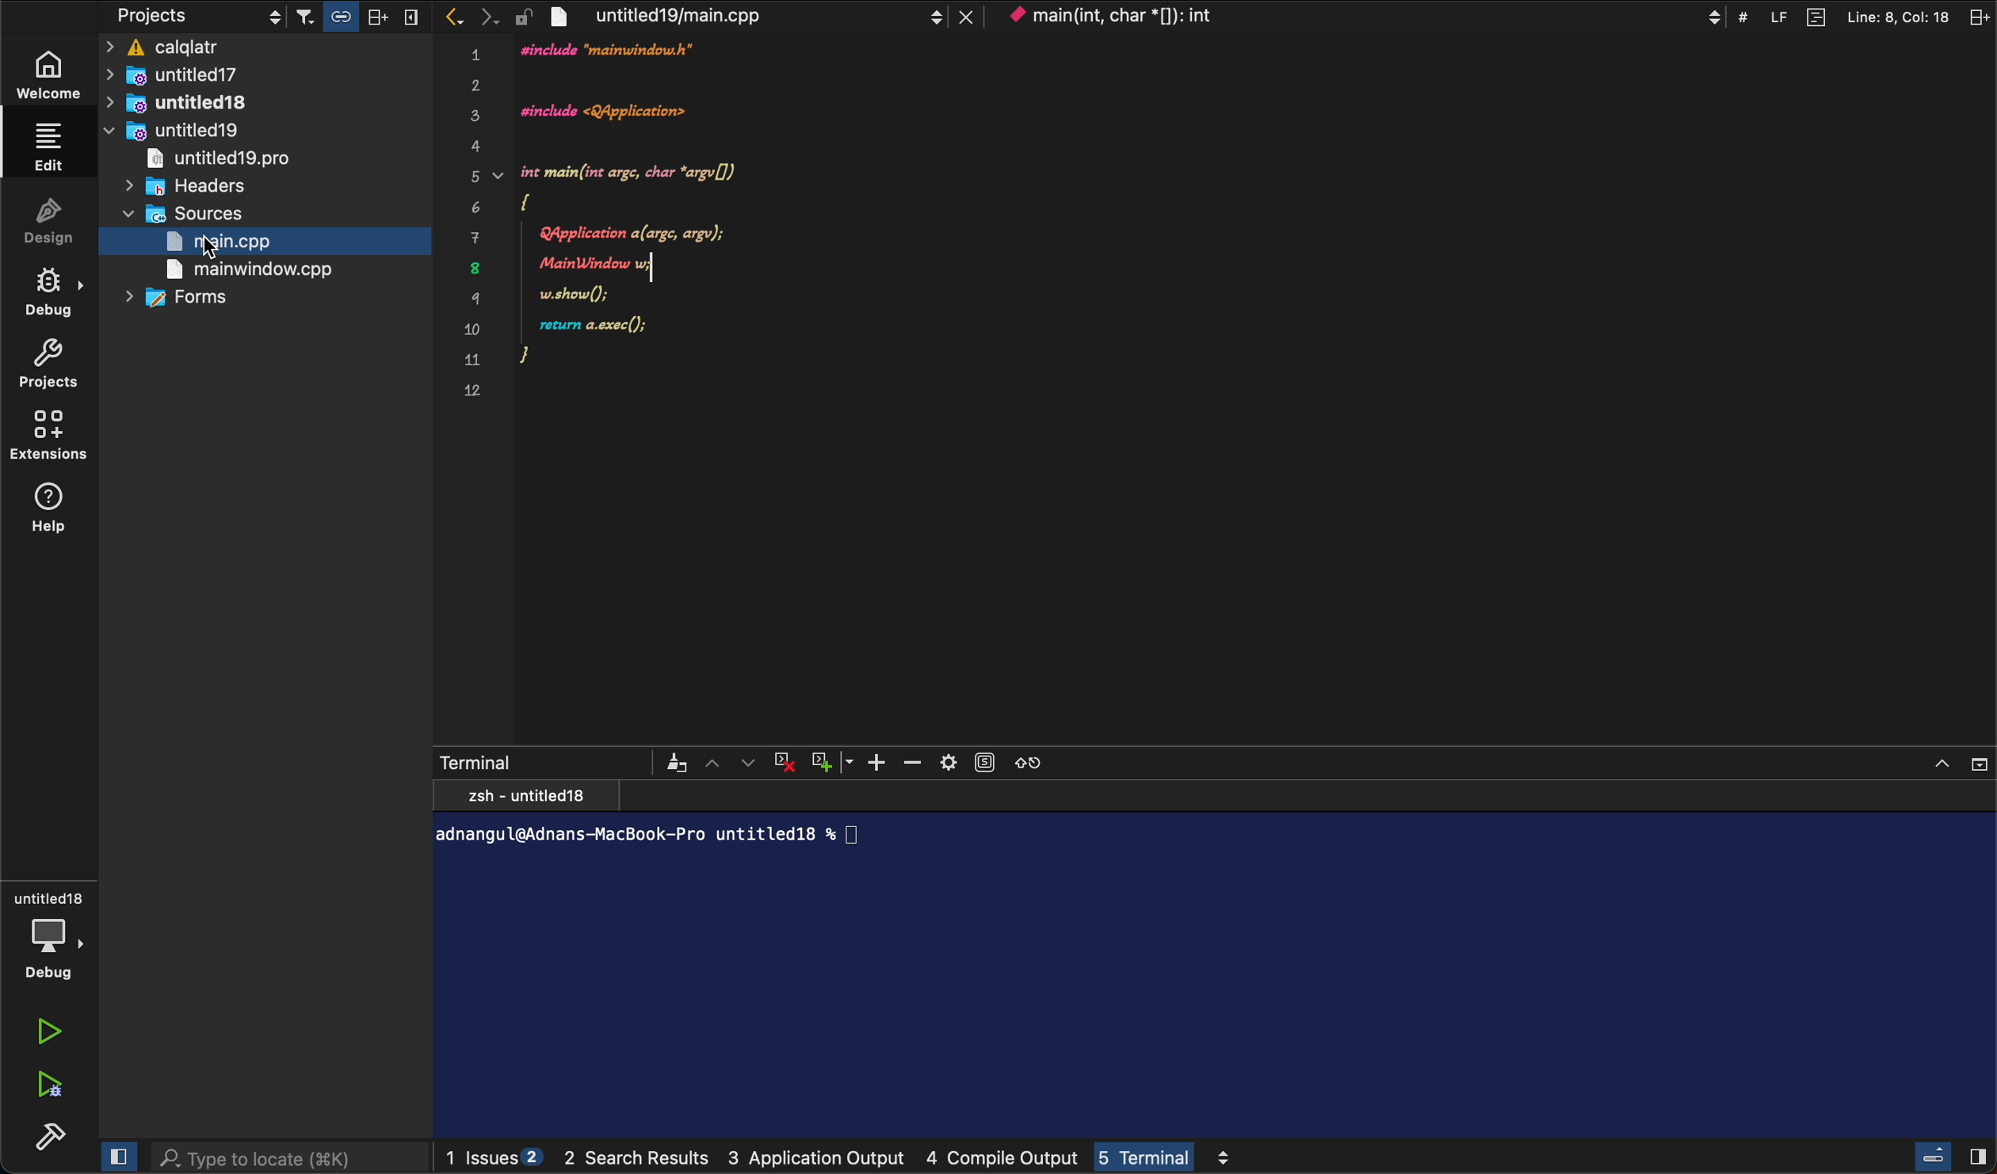 The image size is (1997, 1174). I want to click on code, so click(655, 223).